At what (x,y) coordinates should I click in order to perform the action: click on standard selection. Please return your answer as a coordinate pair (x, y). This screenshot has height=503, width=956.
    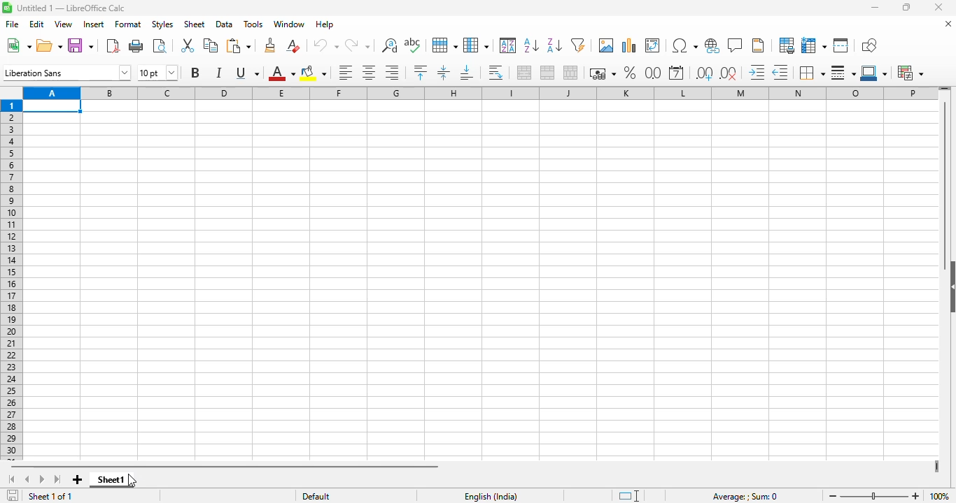
    Looking at the image, I should click on (629, 496).